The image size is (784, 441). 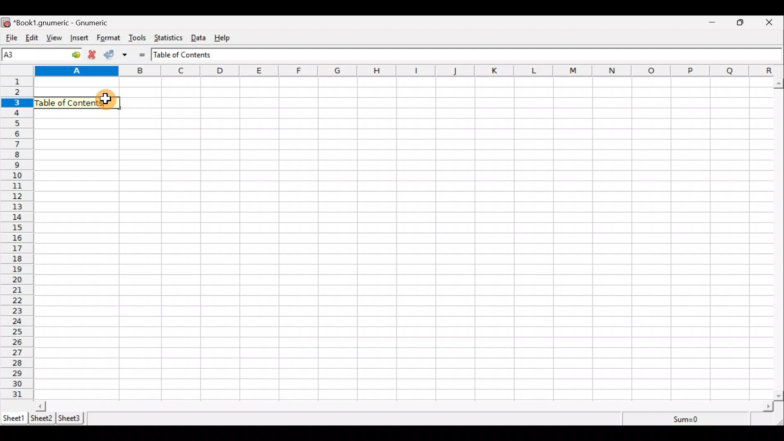 What do you see at coordinates (71, 418) in the screenshot?
I see `Sheet 3` at bounding box center [71, 418].